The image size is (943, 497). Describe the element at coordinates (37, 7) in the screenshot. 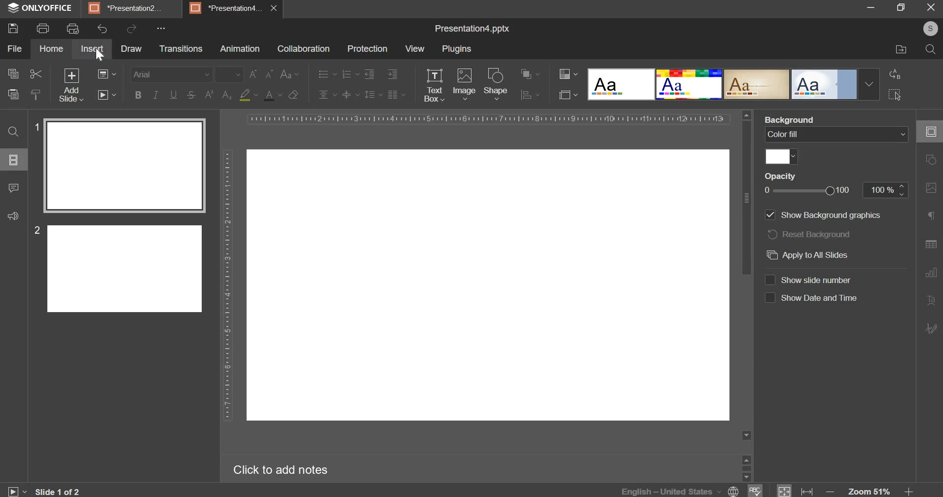

I see `ONLYOFFICE` at that location.